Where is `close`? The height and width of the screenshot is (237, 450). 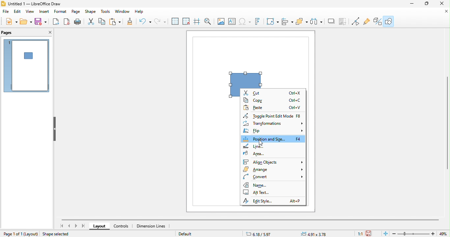 close is located at coordinates (48, 33).